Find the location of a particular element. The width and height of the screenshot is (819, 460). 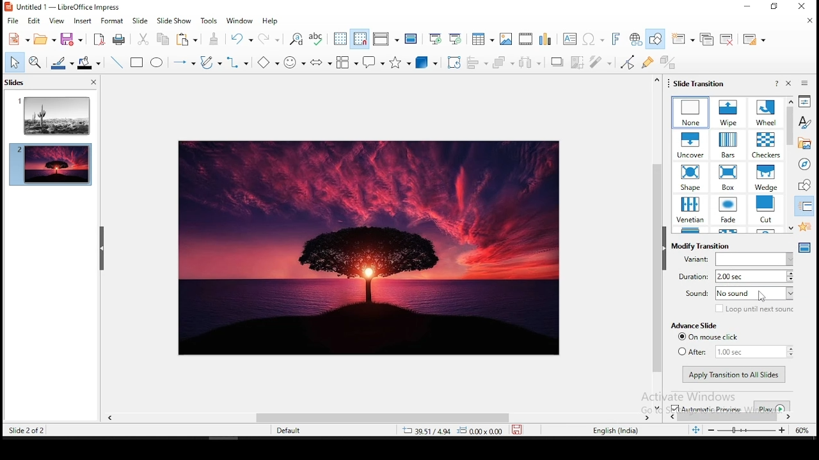

scroll bar is located at coordinates (657, 243).